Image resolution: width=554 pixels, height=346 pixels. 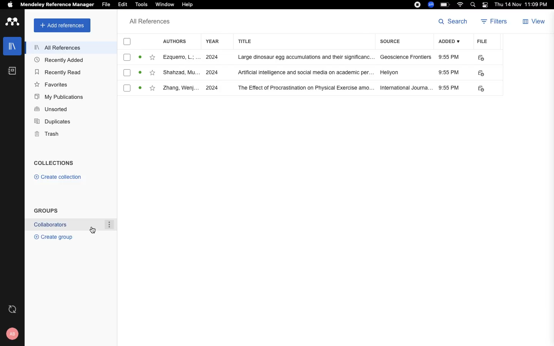 What do you see at coordinates (165, 5) in the screenshot?
I see `‘Window` at bounding box center [165, 5].